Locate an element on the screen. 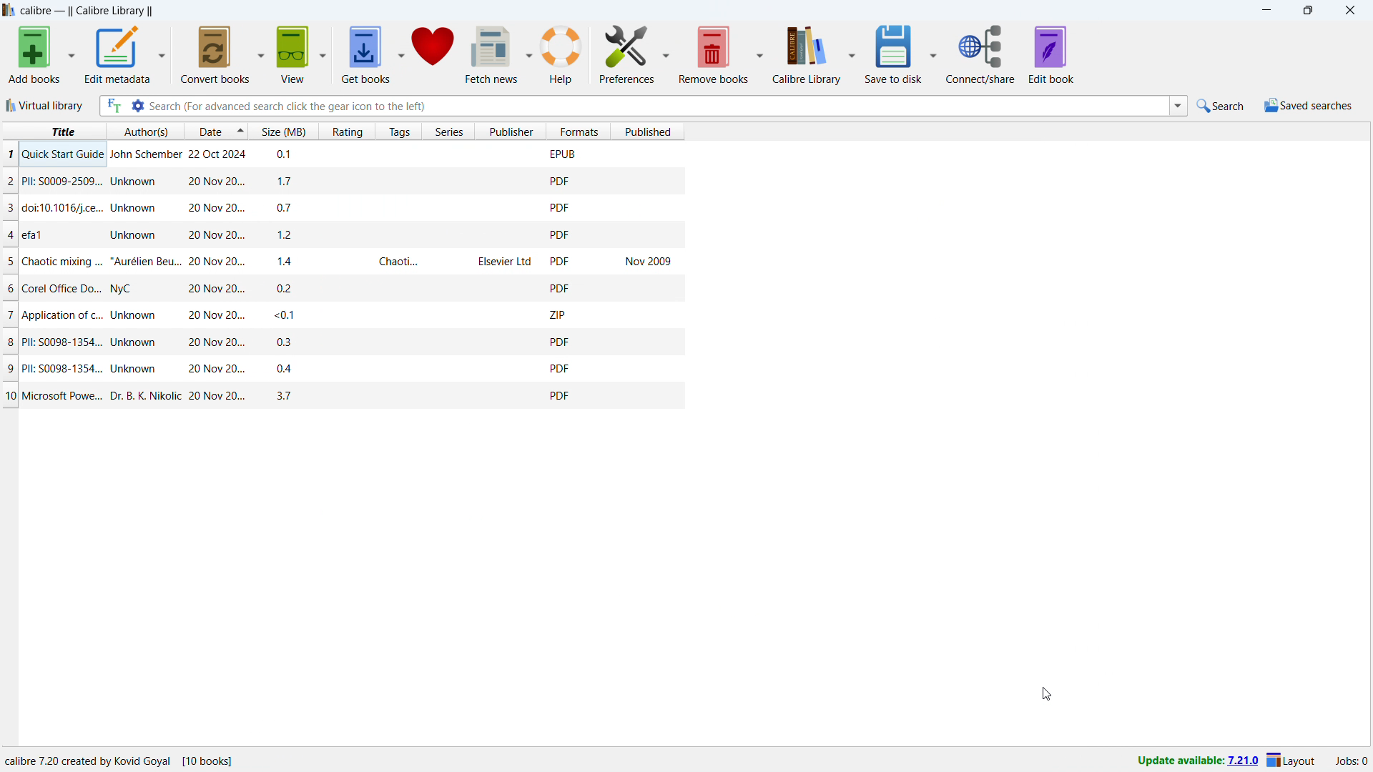  convert books is located at coordinates (214, 54).